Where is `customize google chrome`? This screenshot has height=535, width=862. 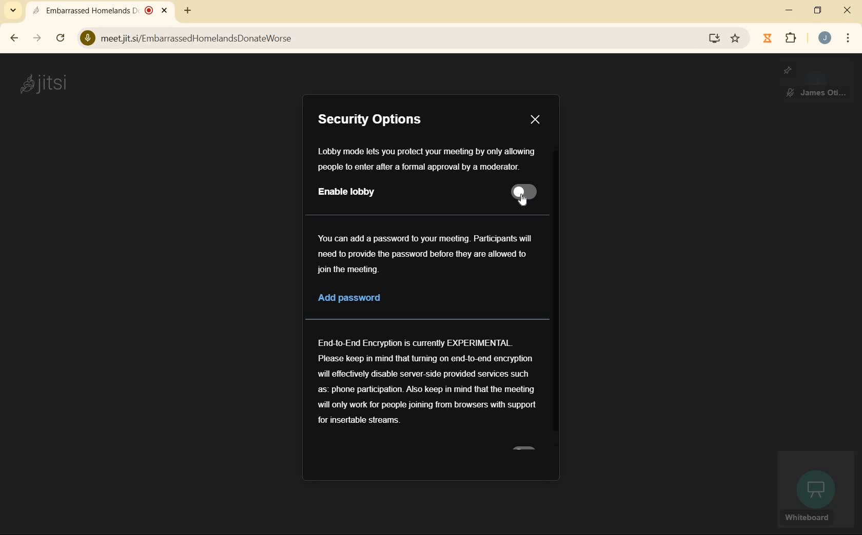
customize google chrome is located at coordinates (848, 38).